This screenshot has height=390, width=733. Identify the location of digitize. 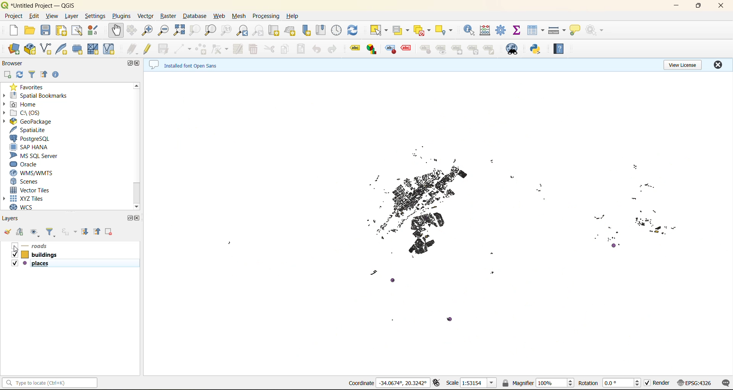
(181, 49).